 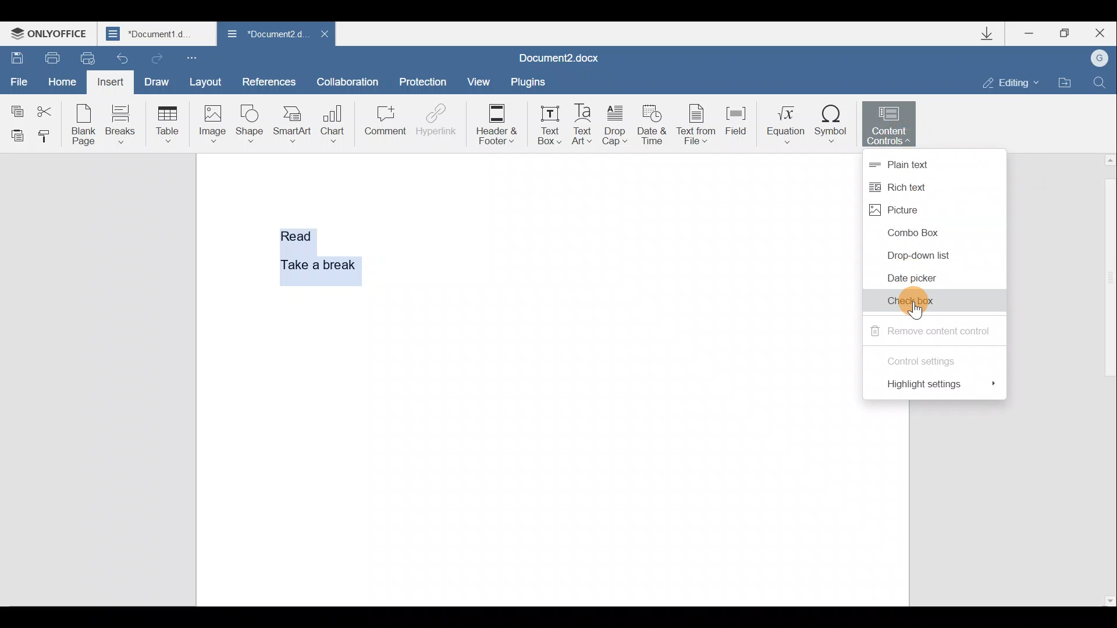 What do you see at coordinates (475, 80) in the screenshot?
I see `View` at bounding box center [475, 80].